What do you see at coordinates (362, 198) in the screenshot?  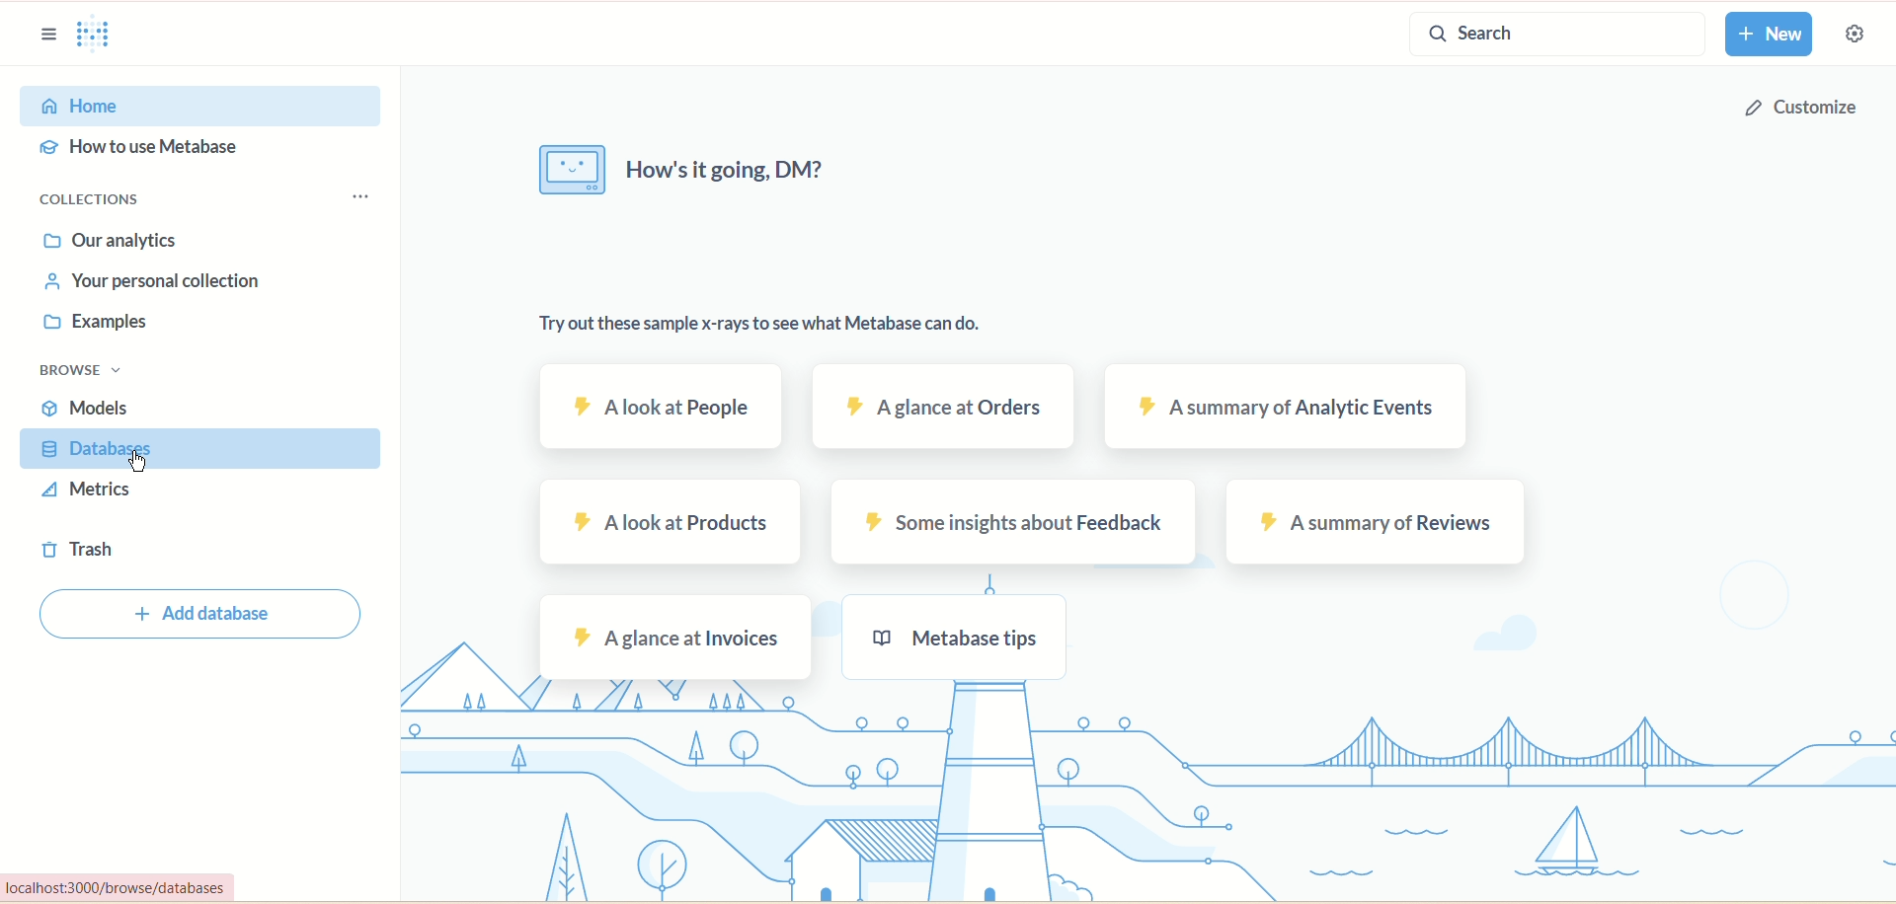 I see `options` at bounding box center [362, 198].